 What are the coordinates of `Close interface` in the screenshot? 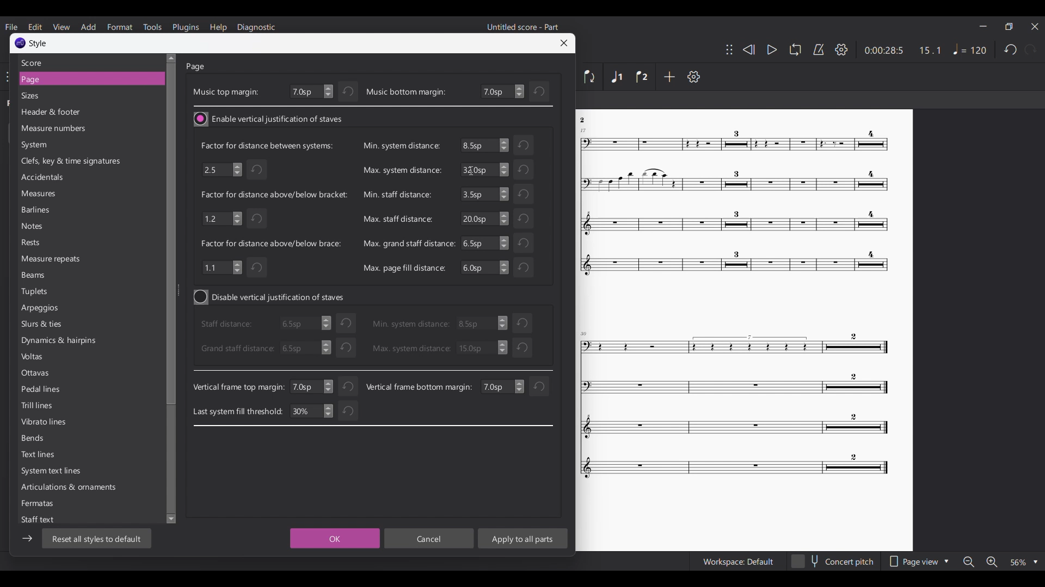 It's located at (1035, 26).